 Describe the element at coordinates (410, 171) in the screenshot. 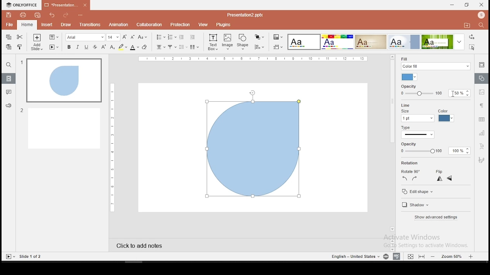

I see `rotate 90` at that location.